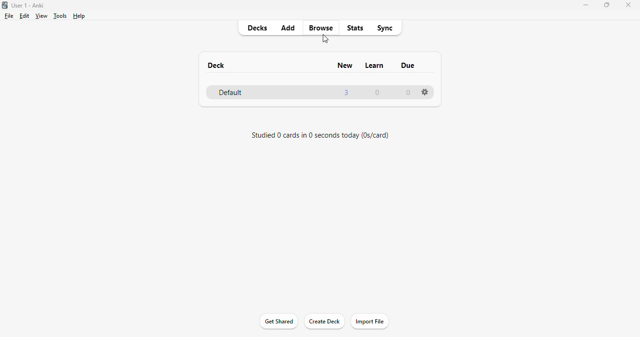 This screenshot has height=337, width=640. Describe the element at coordinates (289, 28) in the screenshot. I see `add` at that location.